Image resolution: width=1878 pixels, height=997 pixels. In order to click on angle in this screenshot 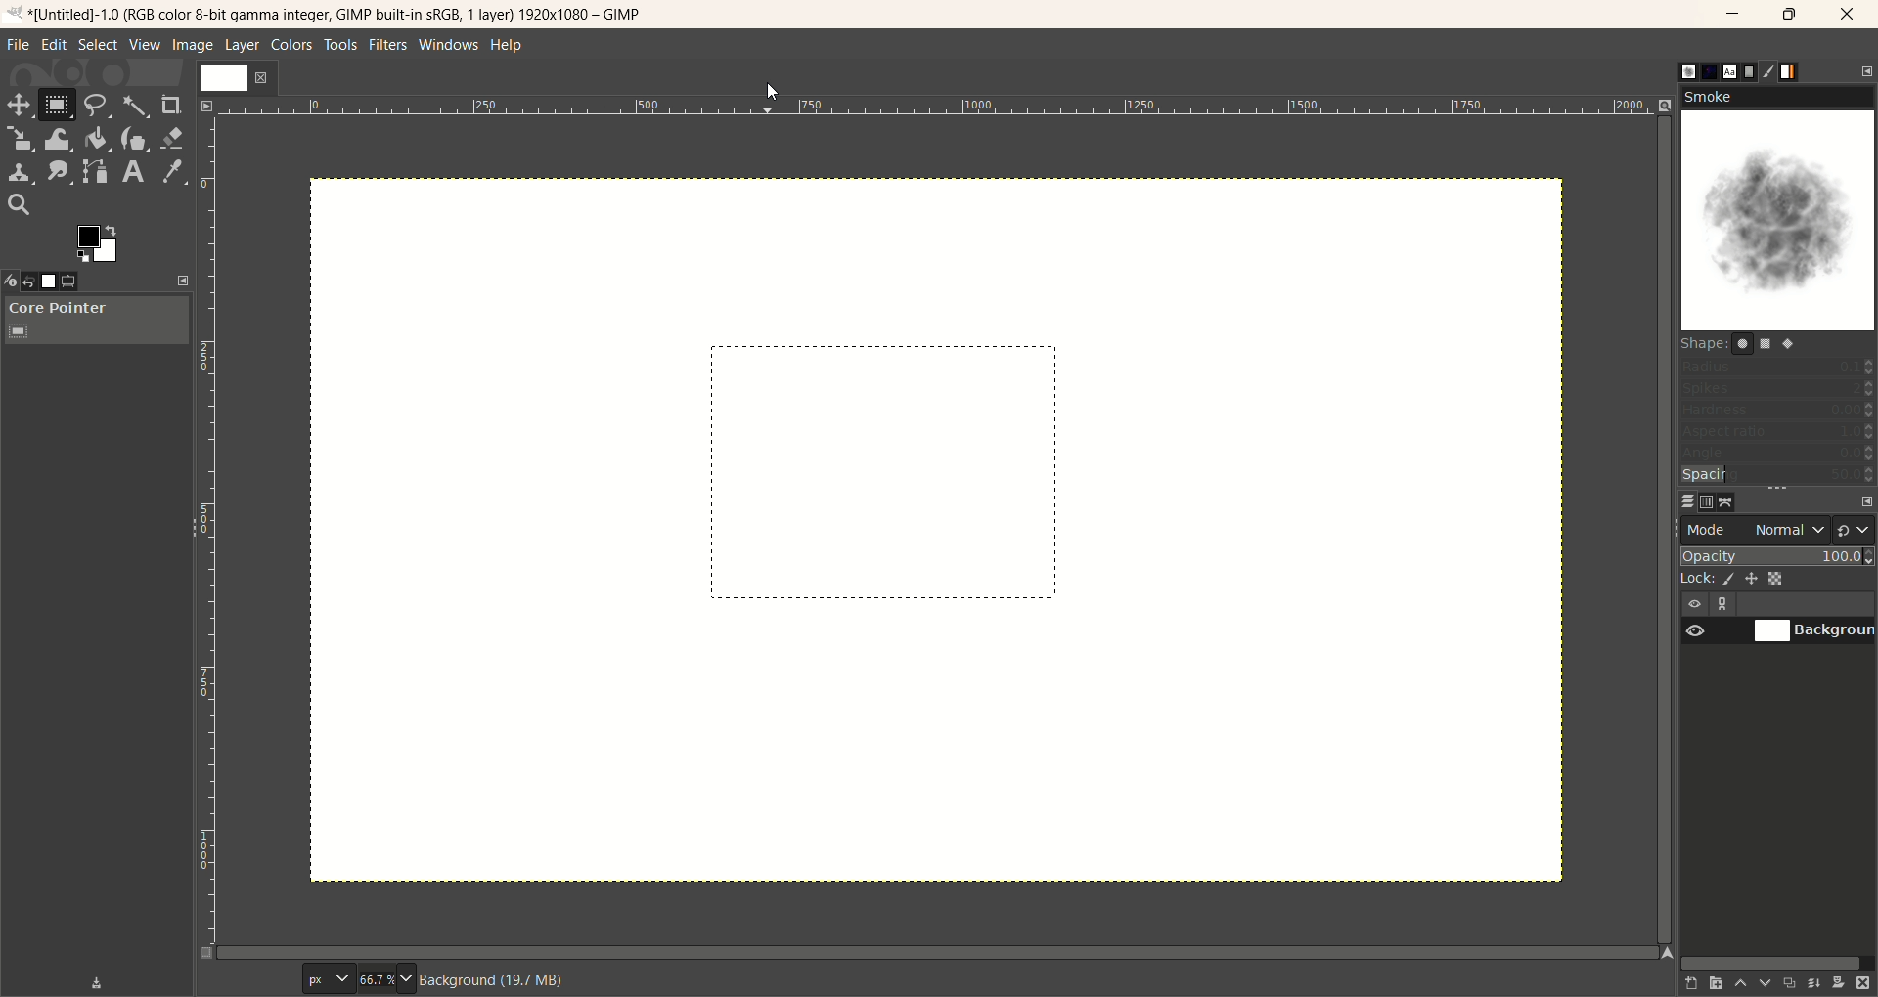, I will do `click(1779, 455)`.